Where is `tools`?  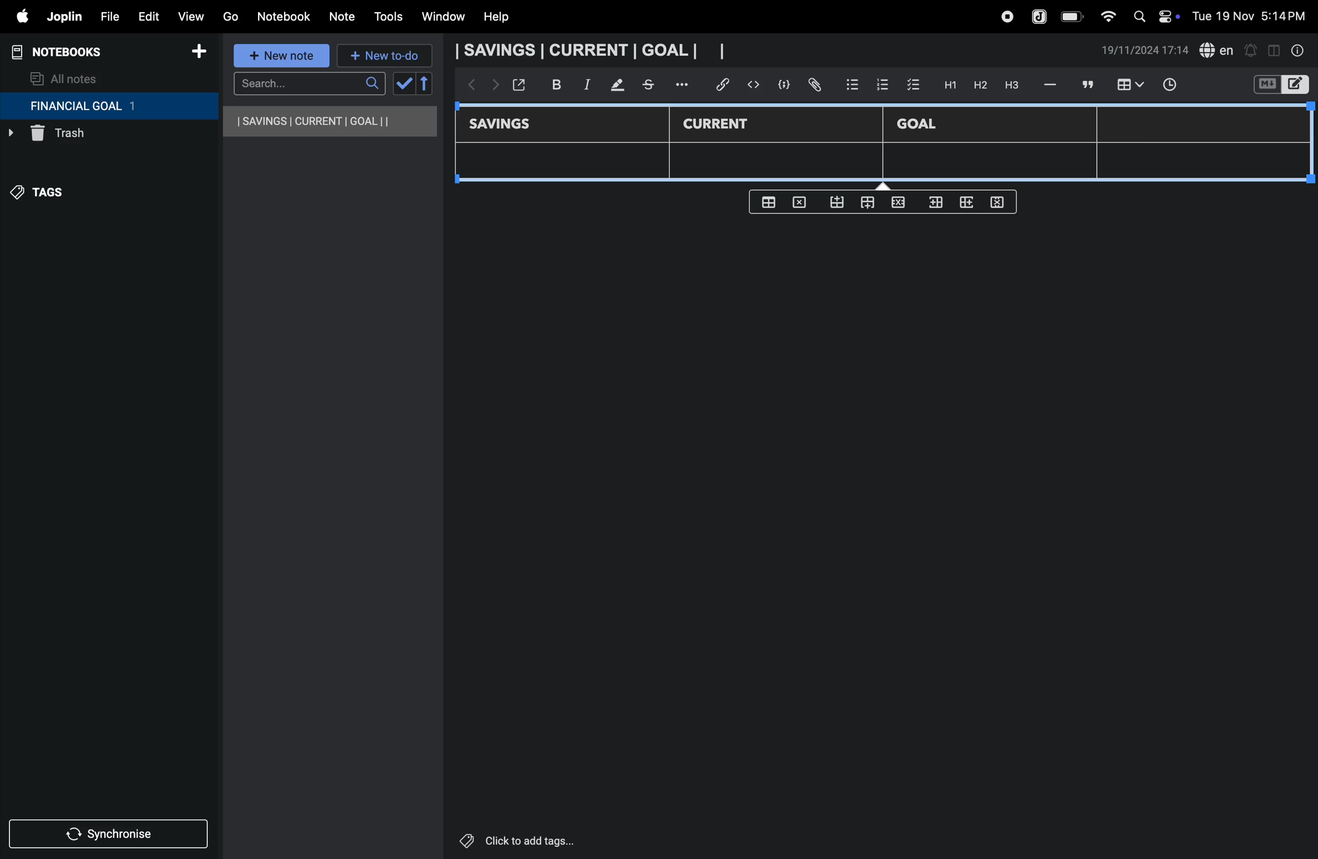 tools is located at coordinates (387, 17).